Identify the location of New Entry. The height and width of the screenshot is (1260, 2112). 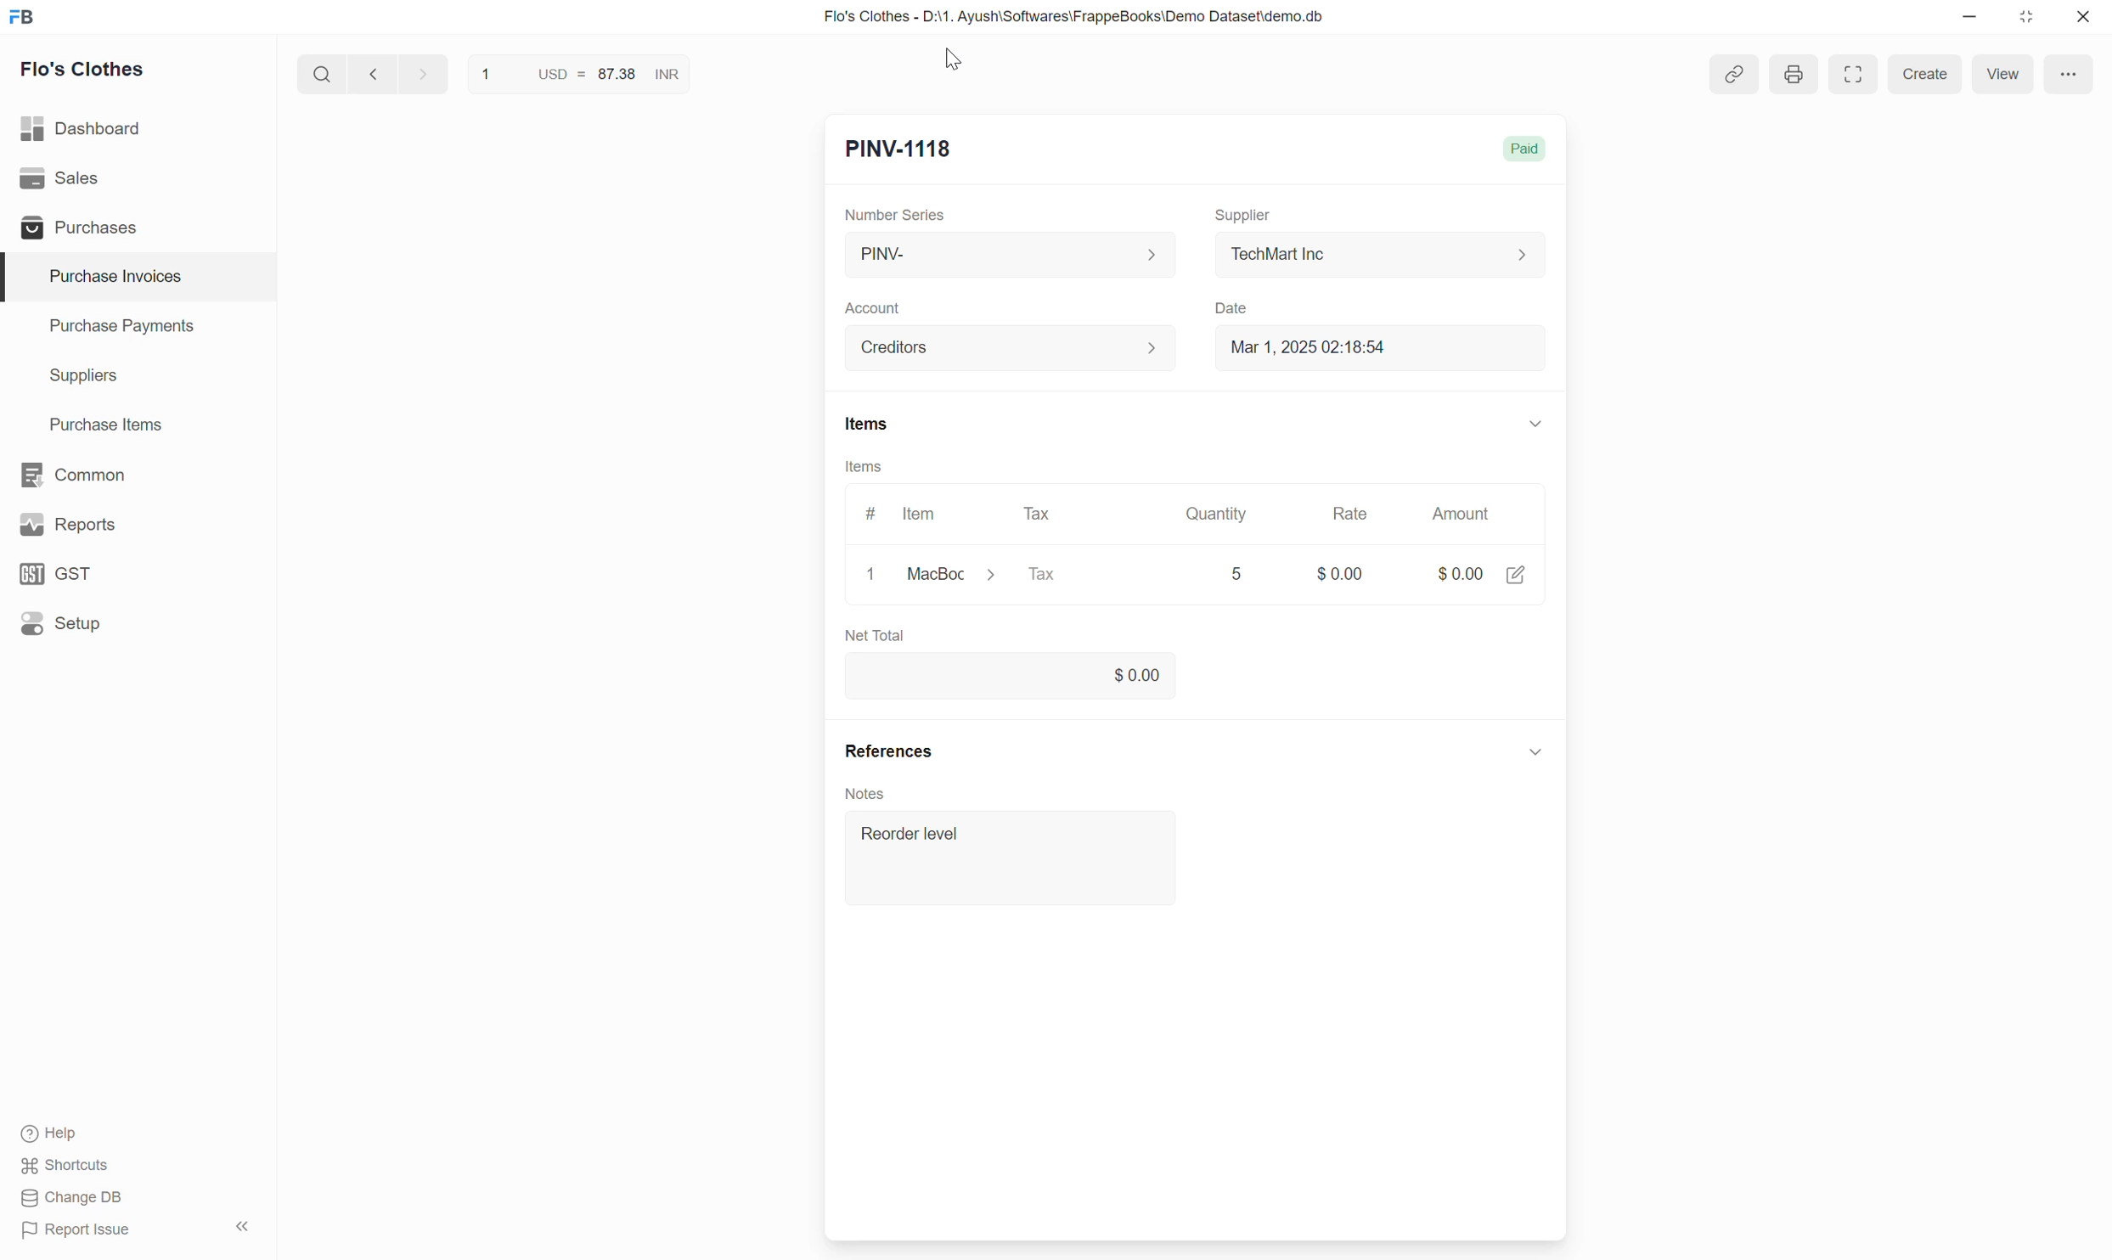
(901, 149).